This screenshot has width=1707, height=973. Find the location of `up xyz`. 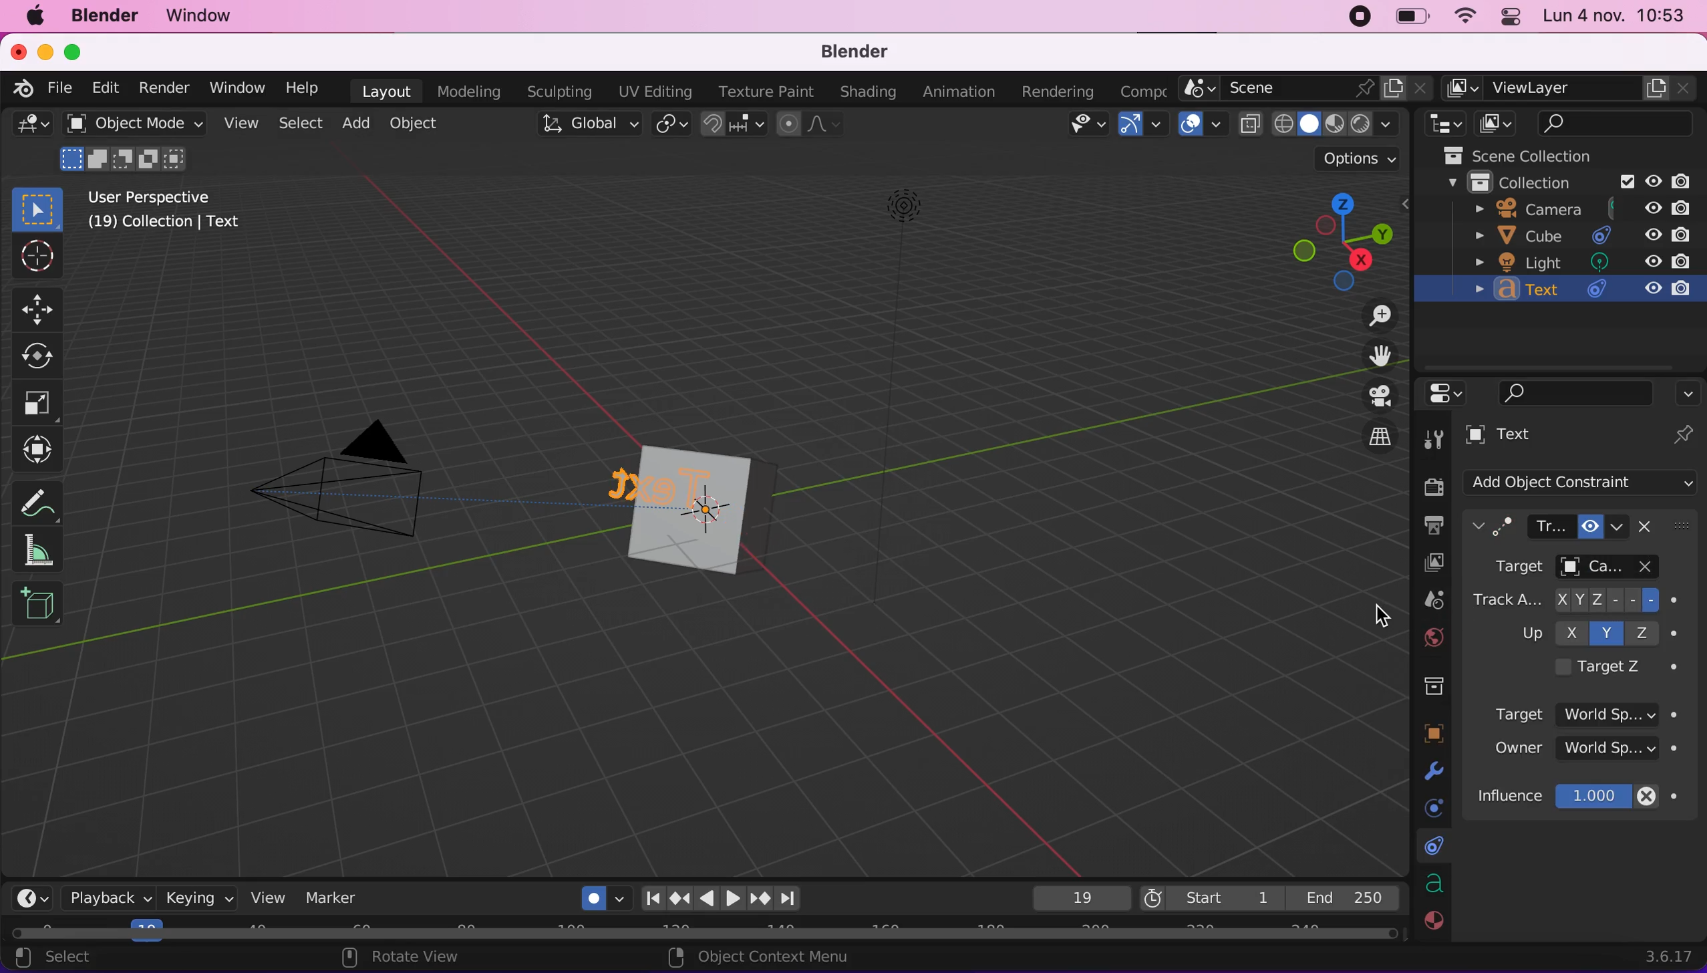

up xyz is located at coordinates (1592, 632).